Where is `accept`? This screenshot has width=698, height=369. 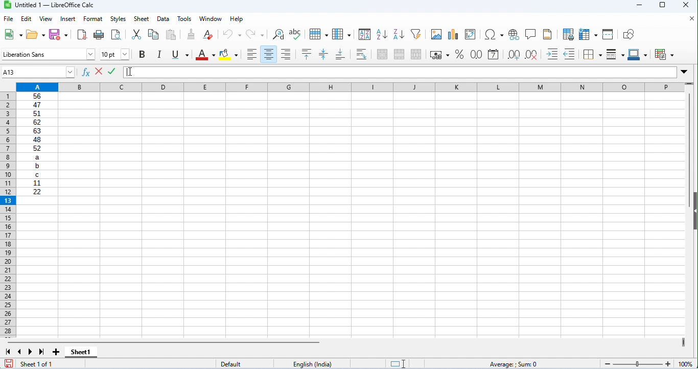
accept is located at coordinates (111, 71).